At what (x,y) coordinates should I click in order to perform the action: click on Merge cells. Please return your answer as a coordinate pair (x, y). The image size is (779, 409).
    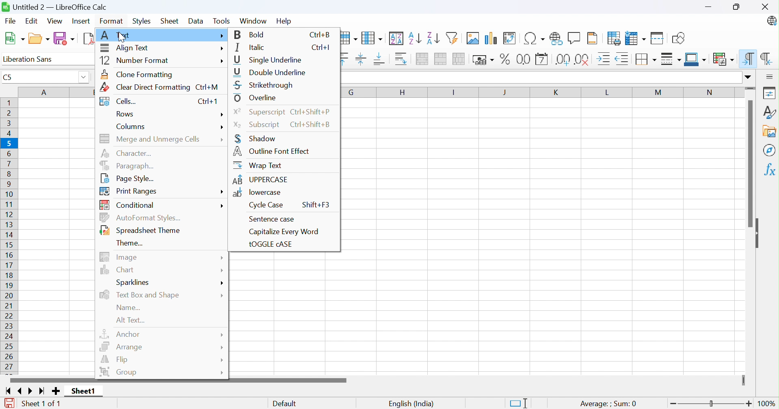
    Looking at the image, I should click on (440, 59).